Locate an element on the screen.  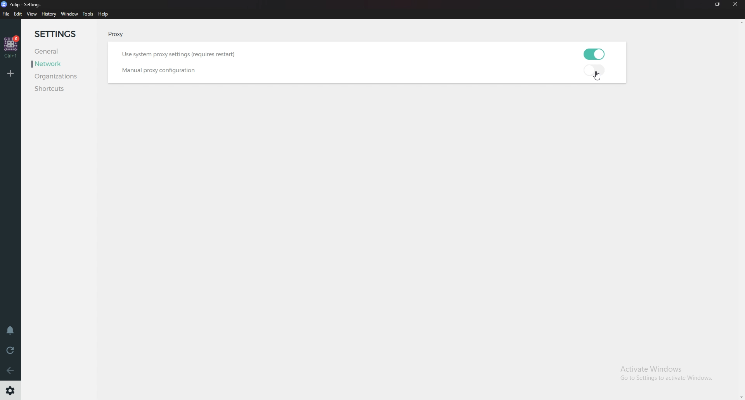
view is located at coordinates (33, 14).